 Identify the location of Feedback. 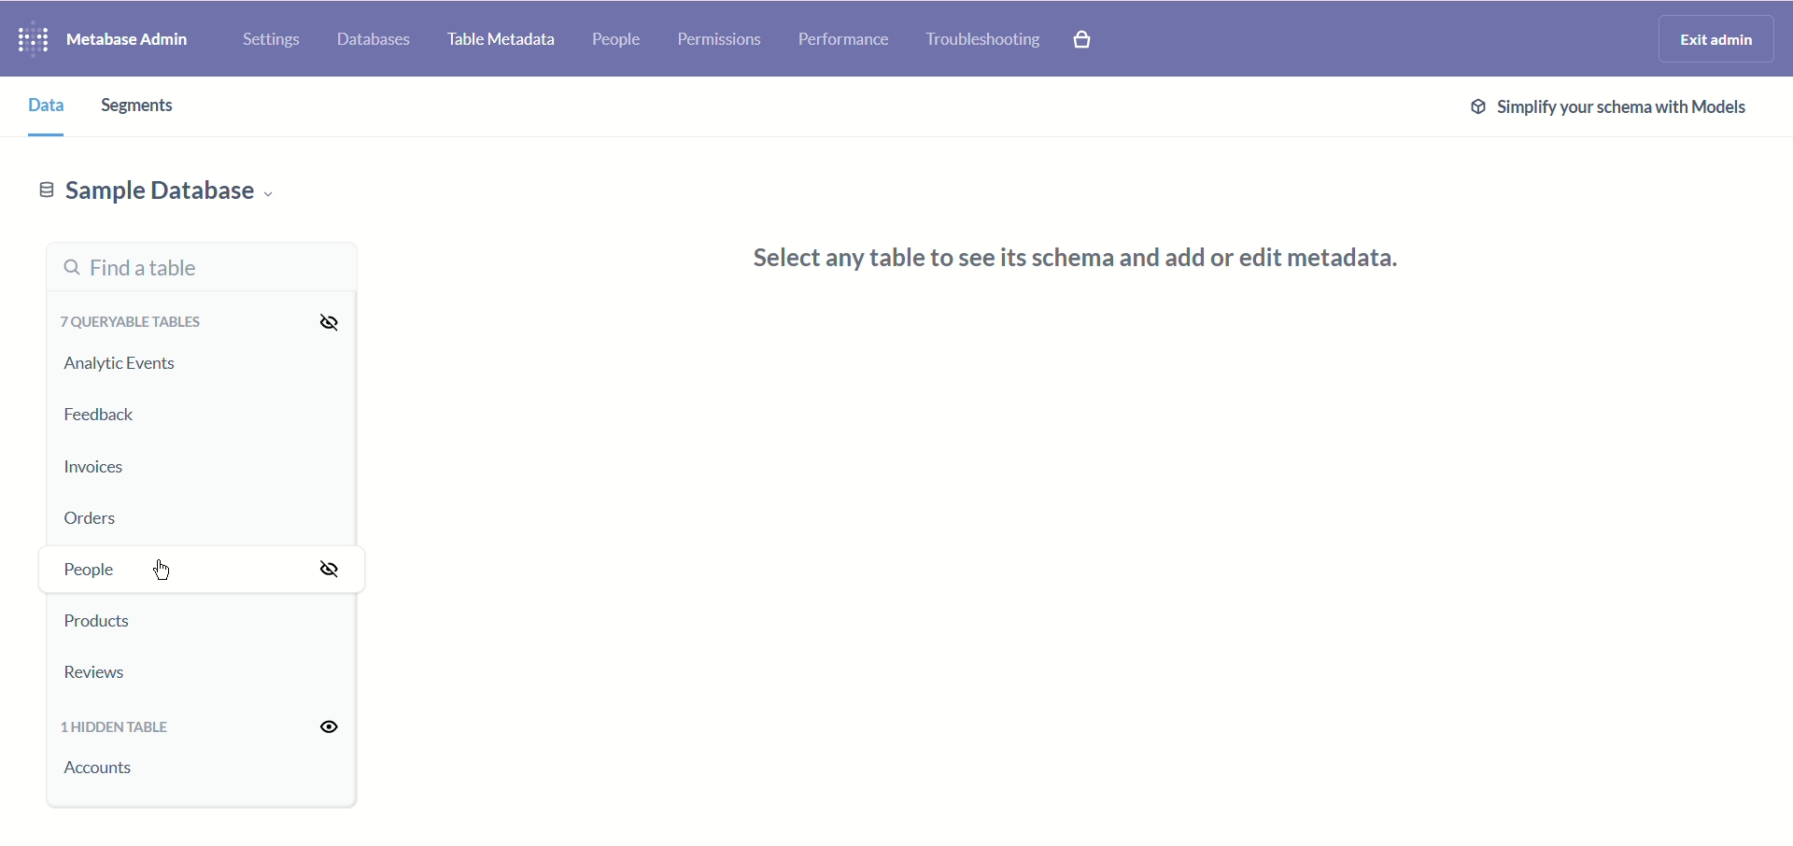
(103, 416).